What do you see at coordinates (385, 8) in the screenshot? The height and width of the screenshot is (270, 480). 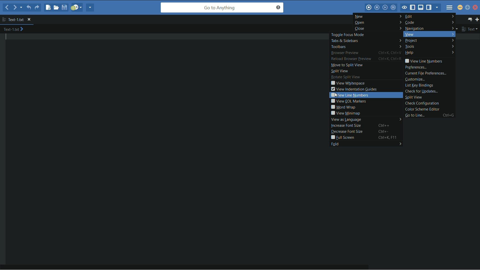 I see `play last macro` at bounding box center [385, 8].